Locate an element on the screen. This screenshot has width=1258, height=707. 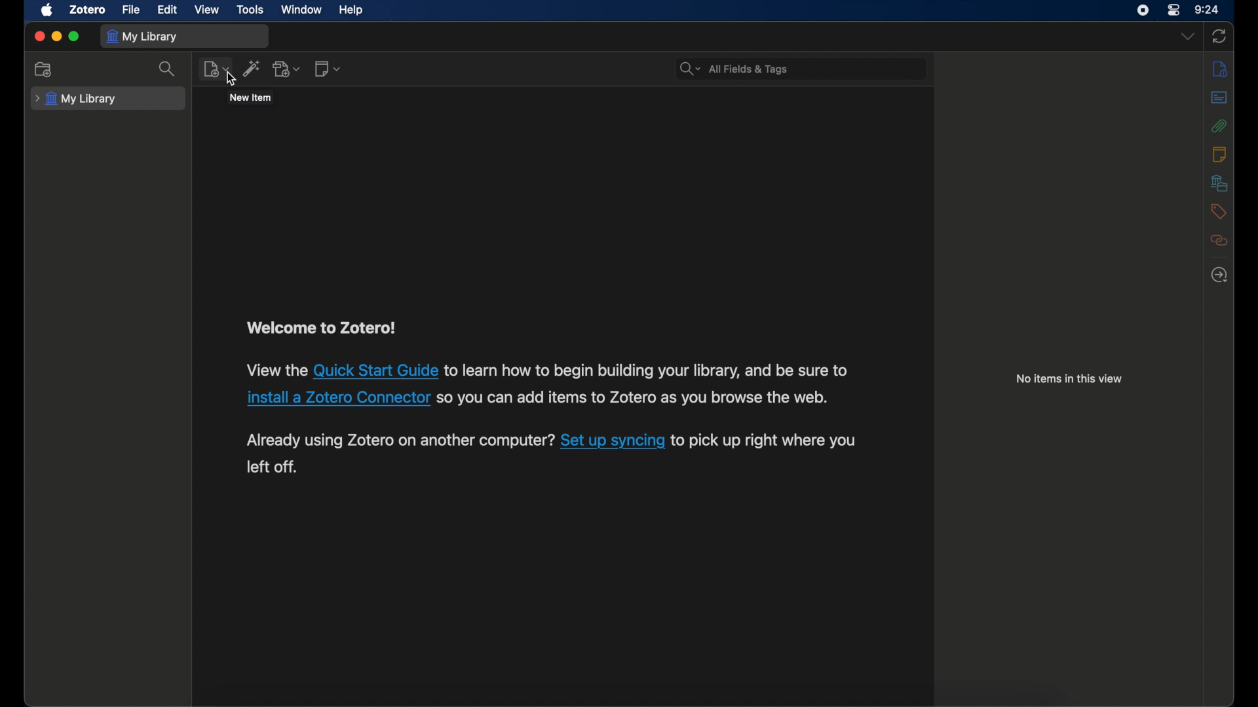
control center is located at coordinates (1174, 10).